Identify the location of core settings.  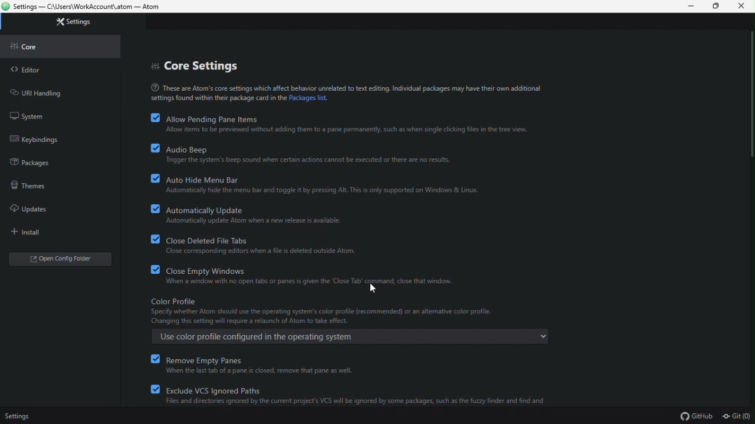
(195, 64).